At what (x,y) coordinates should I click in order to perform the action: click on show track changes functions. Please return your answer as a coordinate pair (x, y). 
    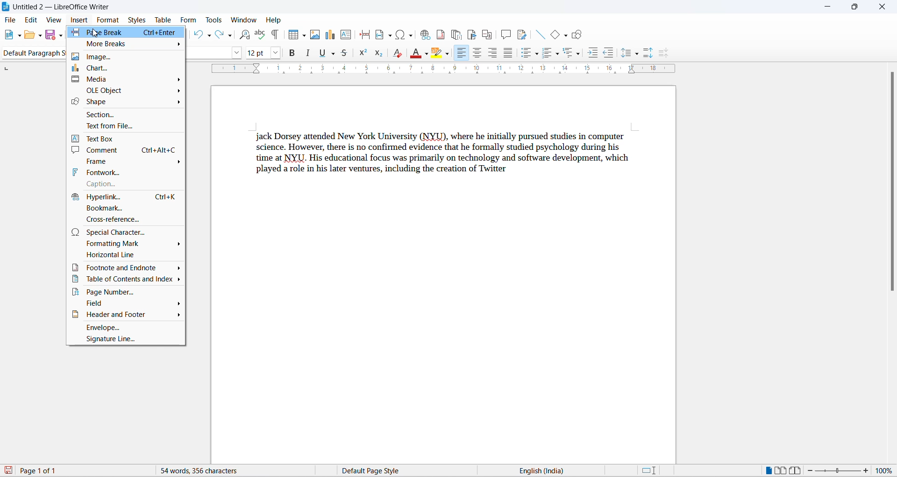
    Looking at the image, I should click on (523, 34).